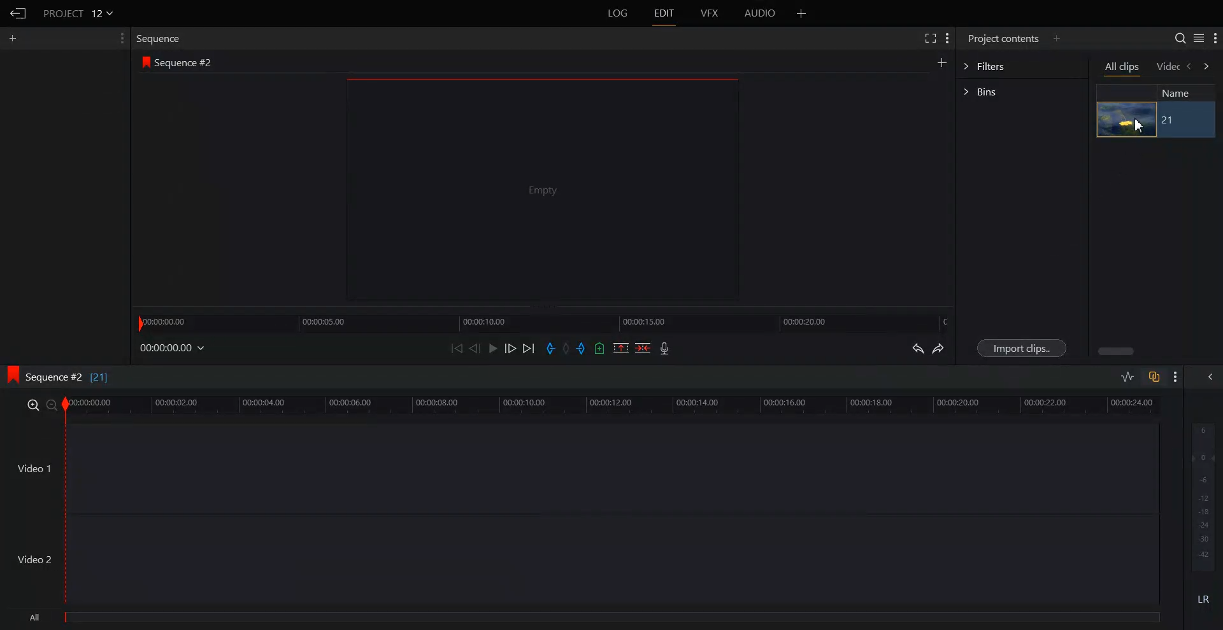 This screenshot has height=630, width=1223. Describe the element at coordinates (802, 13) in the screenshot. I see `Add File` at that location.